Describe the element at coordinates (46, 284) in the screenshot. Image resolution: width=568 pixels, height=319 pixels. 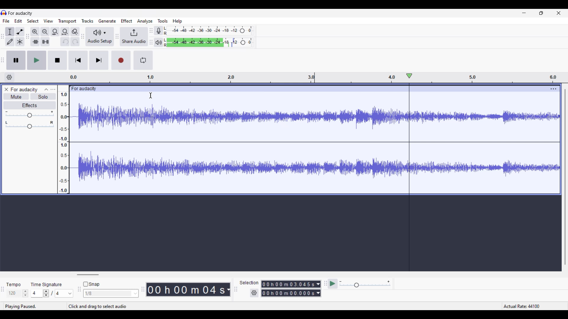
I see `time signature` at that location.